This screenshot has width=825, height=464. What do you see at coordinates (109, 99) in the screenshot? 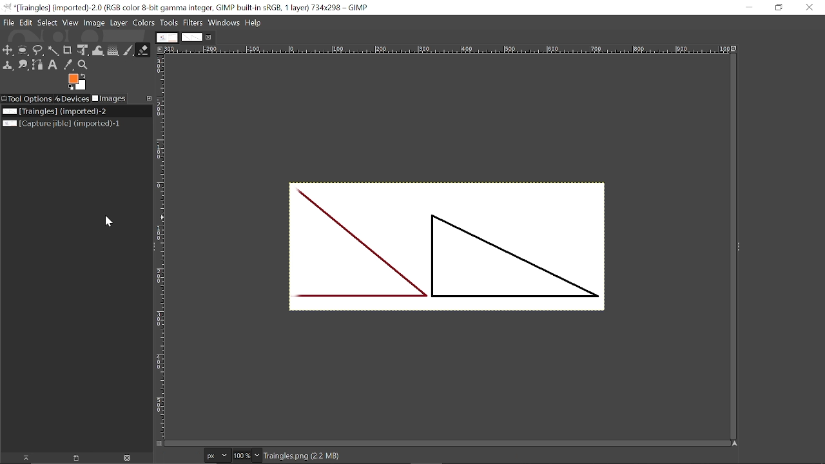
I see `Images` at bounding box center [109, 99].